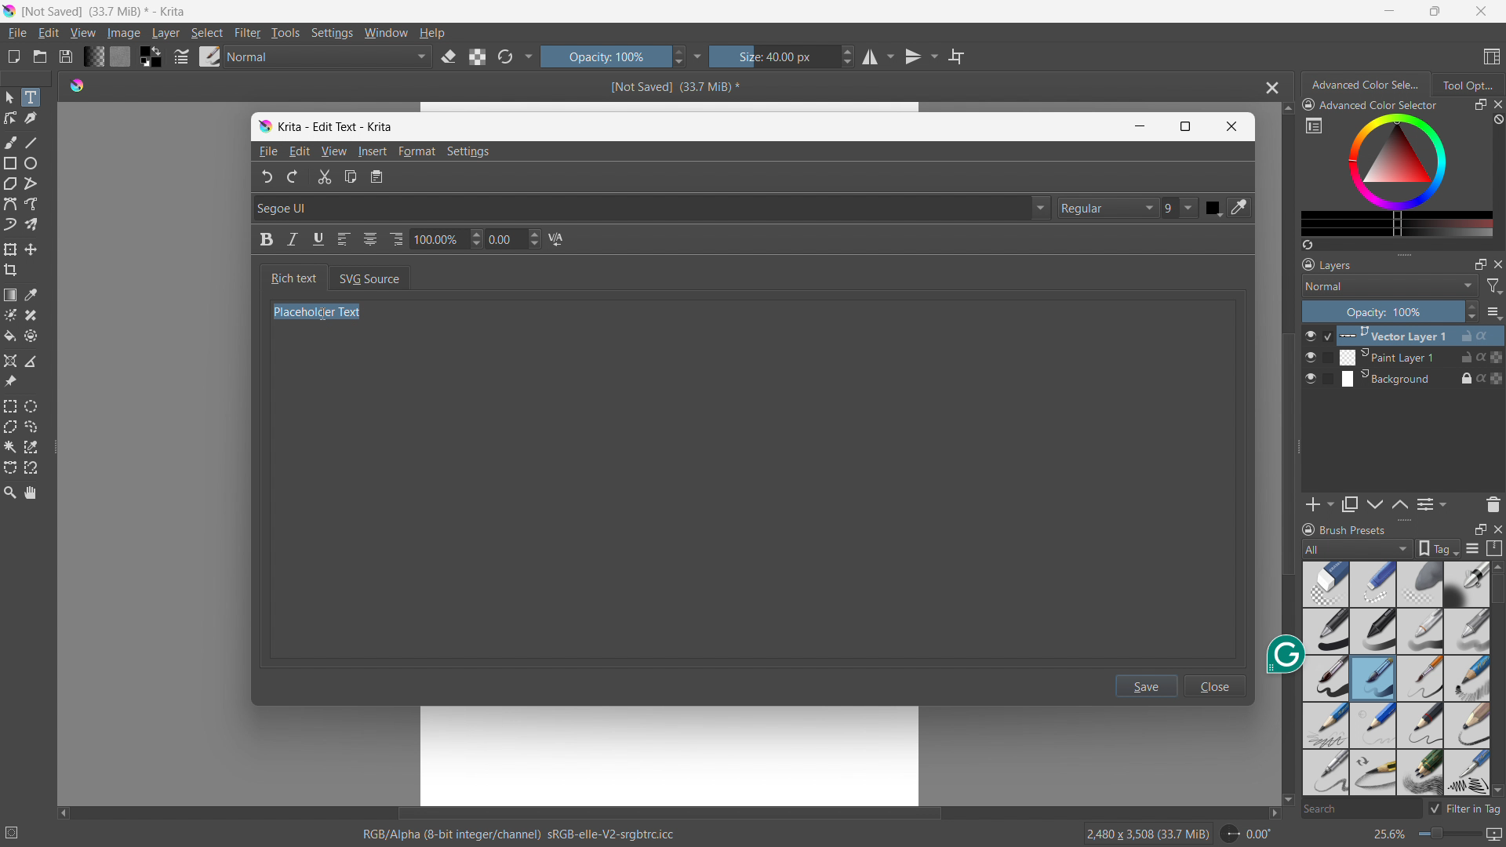  I want to click on swap foreground and background colors, so click(151, 57).